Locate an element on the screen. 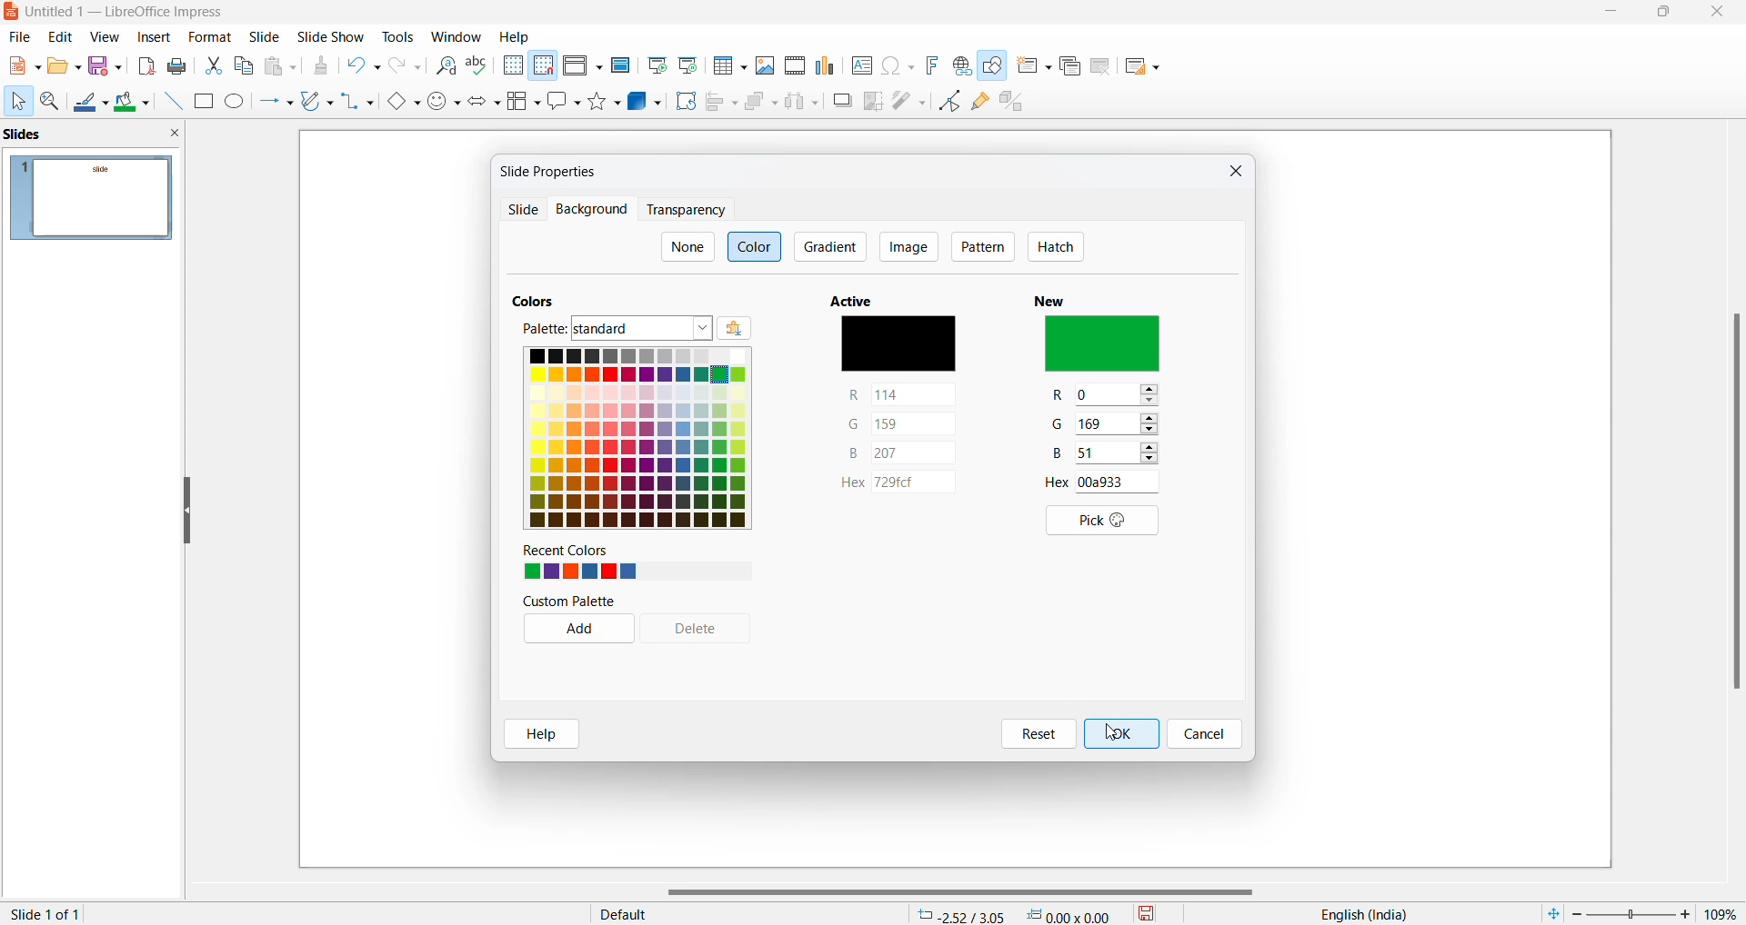 This screenshot has height=925, width=1746. close is located at coordinates (1613, 14).